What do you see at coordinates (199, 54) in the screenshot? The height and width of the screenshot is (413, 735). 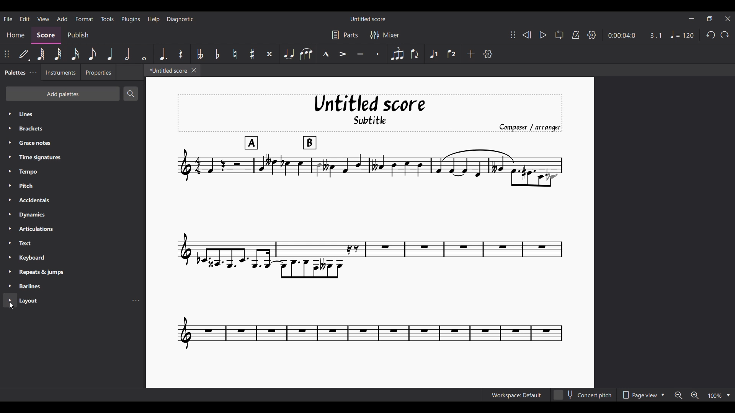 I see `Toggle double flat` at bounding box center [199, 54].